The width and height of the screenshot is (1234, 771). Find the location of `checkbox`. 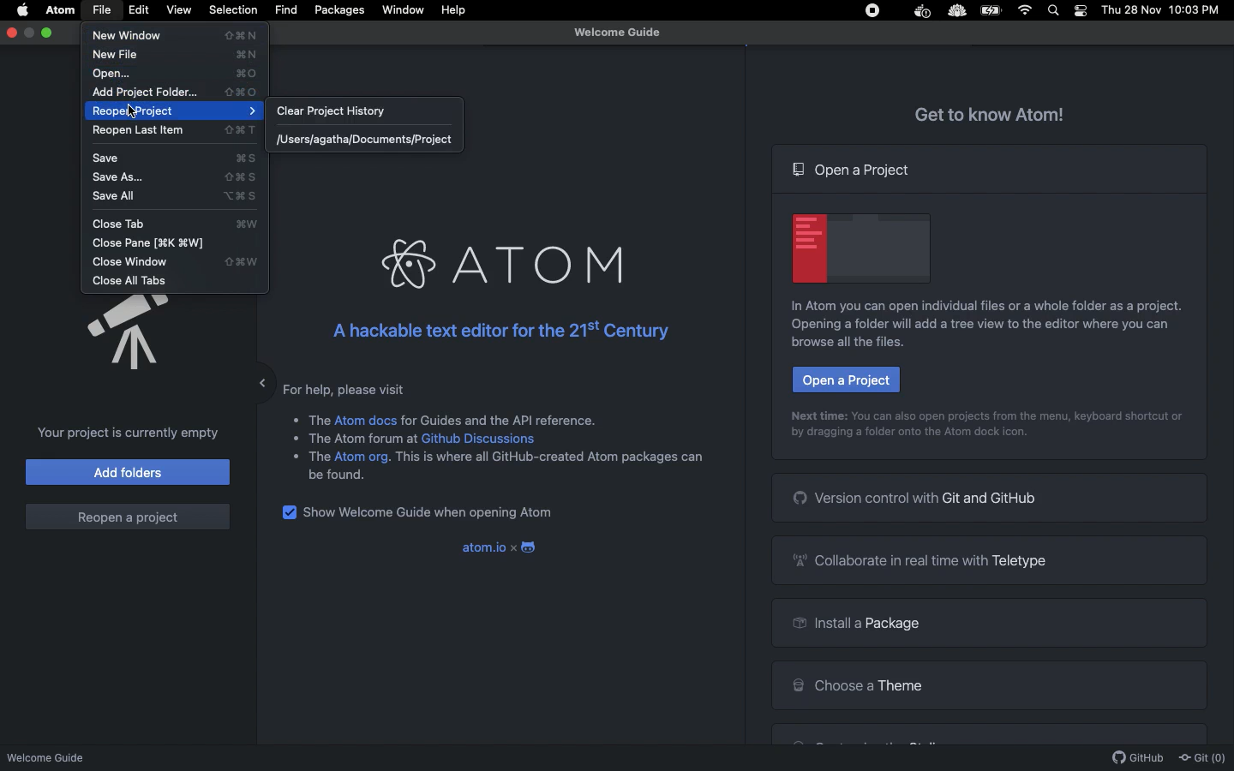

checkbox is located at coordinates (288, 513).